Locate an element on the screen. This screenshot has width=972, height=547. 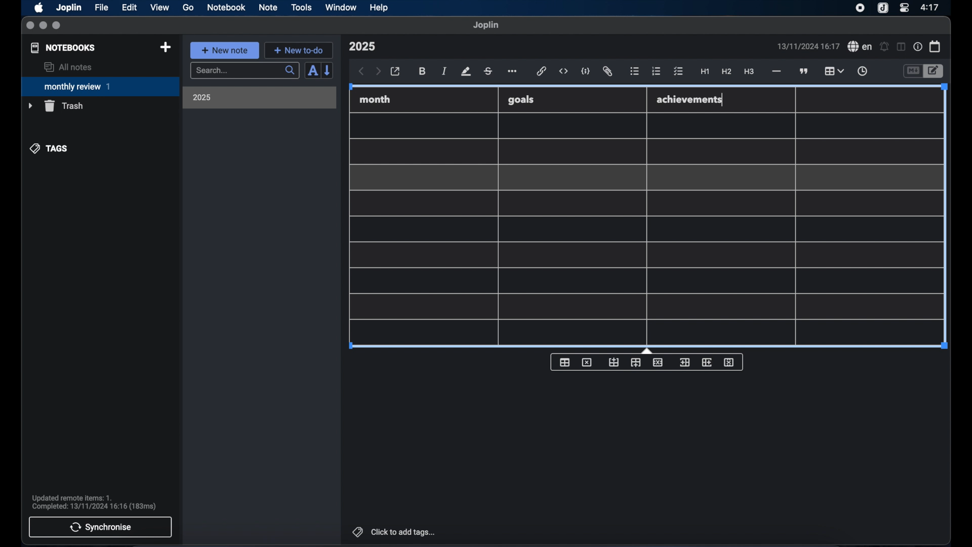
insert row before is located at coordinates (614, 363).